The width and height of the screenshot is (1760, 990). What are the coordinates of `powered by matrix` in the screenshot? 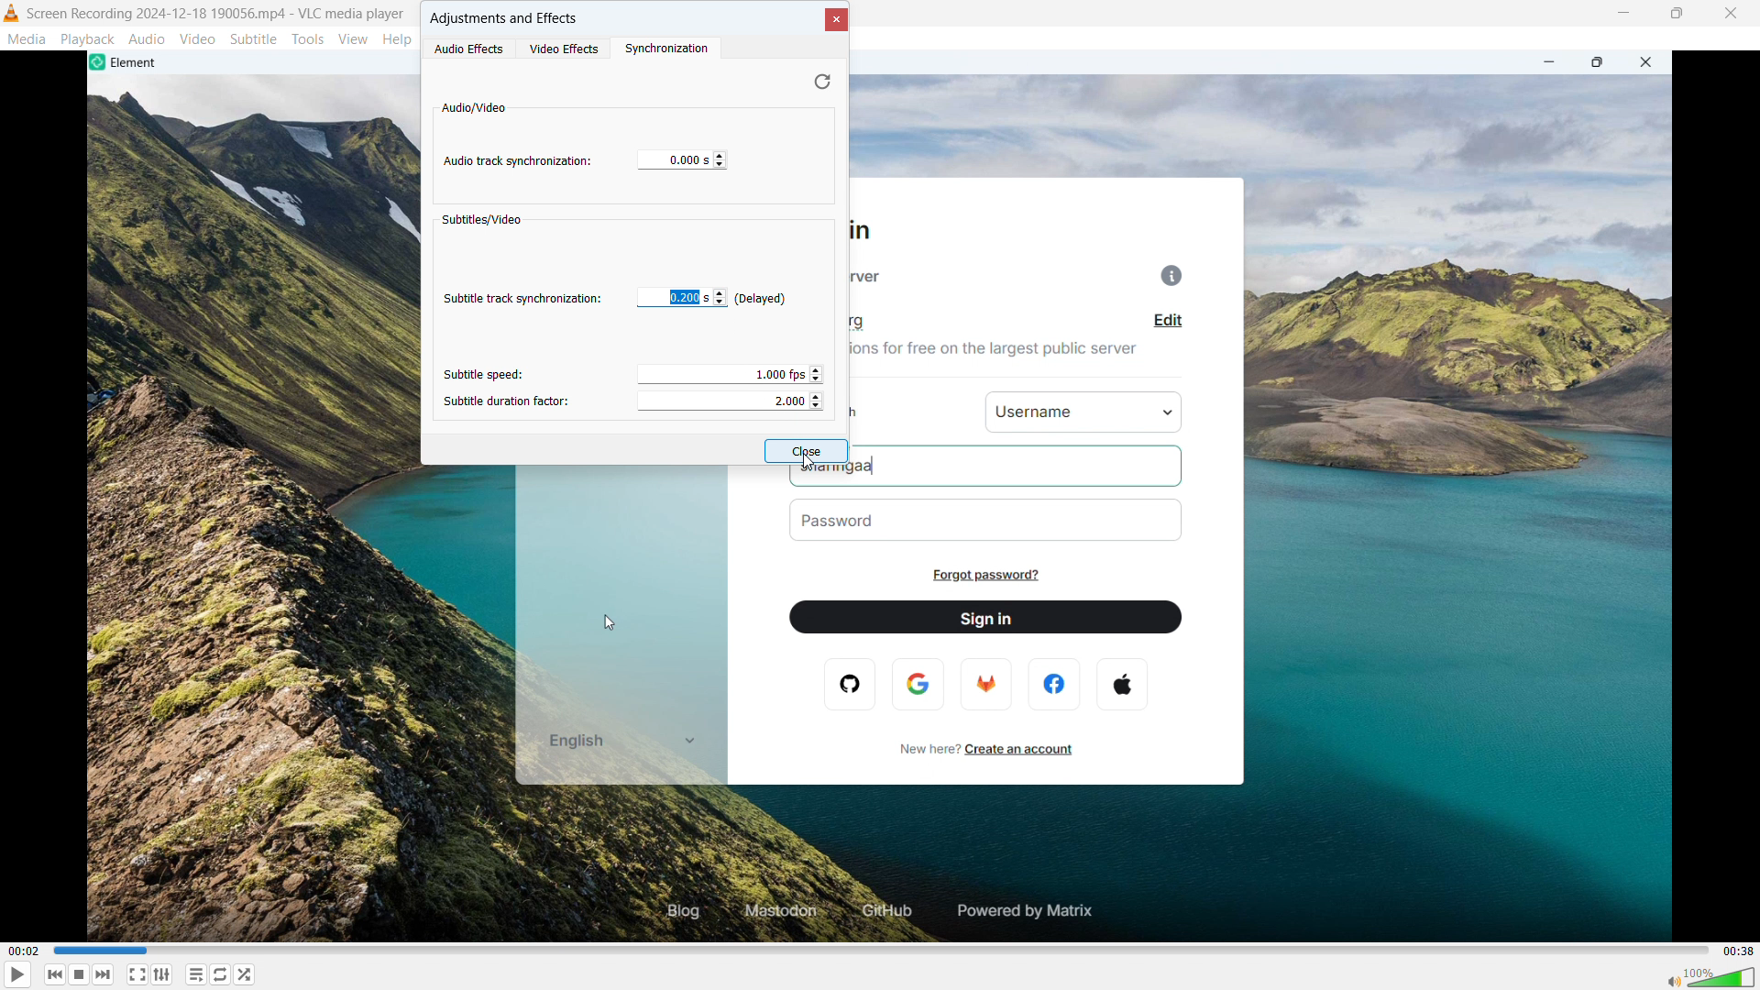 It's located at (1024, 910).